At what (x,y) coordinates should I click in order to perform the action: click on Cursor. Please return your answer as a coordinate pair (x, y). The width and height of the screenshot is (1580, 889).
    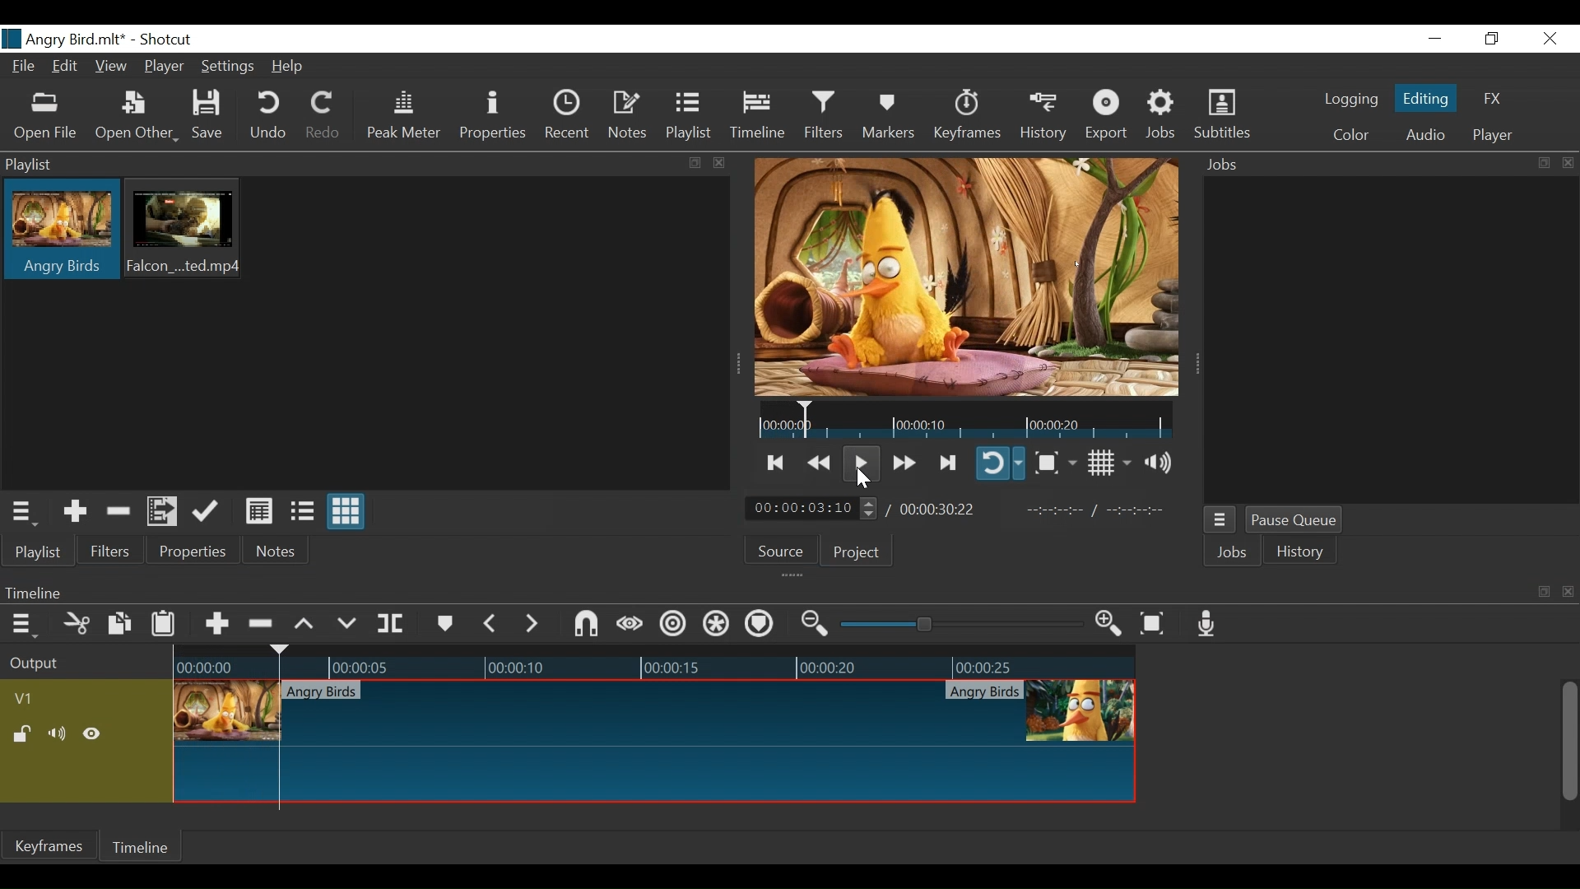
    Looking at the image, I should click on (862, 482).